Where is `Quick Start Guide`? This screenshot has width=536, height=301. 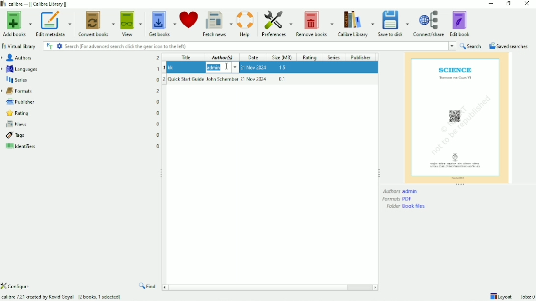
Quick Start Guide is located at coordinates (270, 79).